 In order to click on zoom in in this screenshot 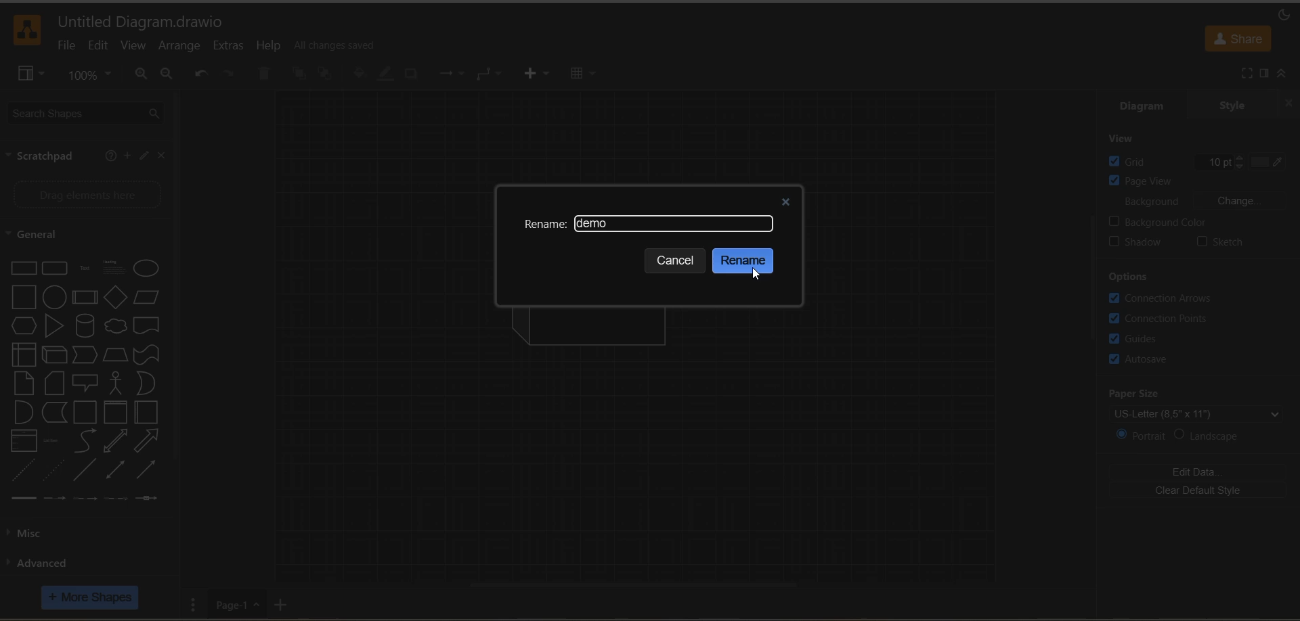, I will do `click(142, 75)`.